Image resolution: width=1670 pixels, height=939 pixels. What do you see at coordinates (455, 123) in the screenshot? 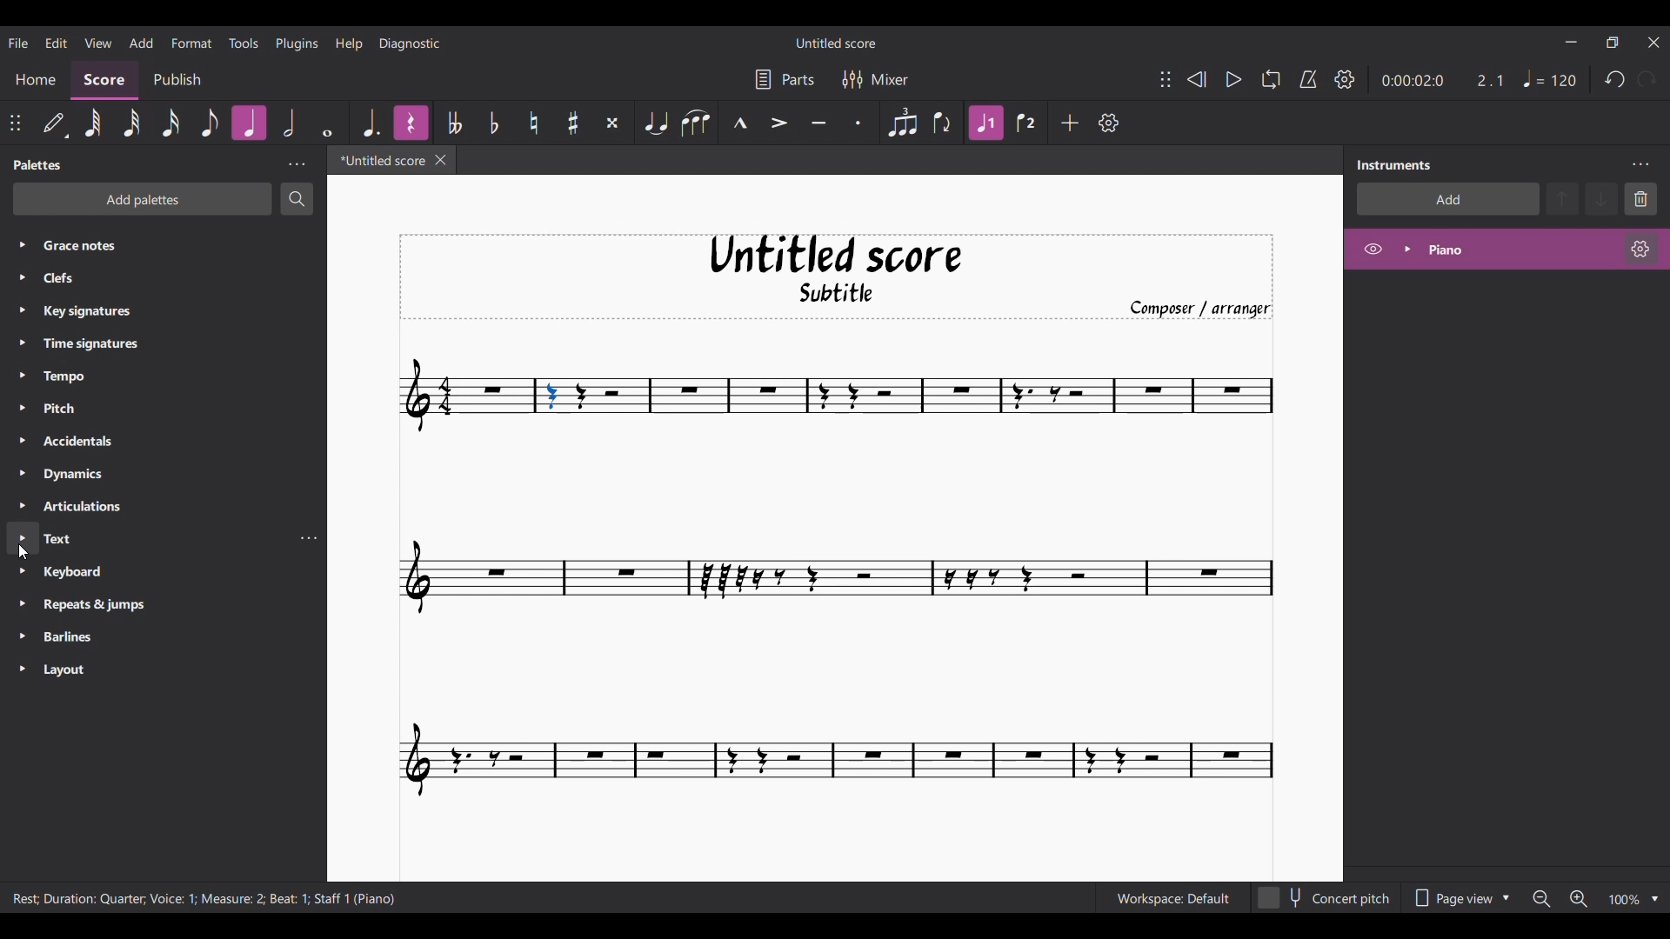
I see `Toggle double flat` at bounding box center [455, 123].